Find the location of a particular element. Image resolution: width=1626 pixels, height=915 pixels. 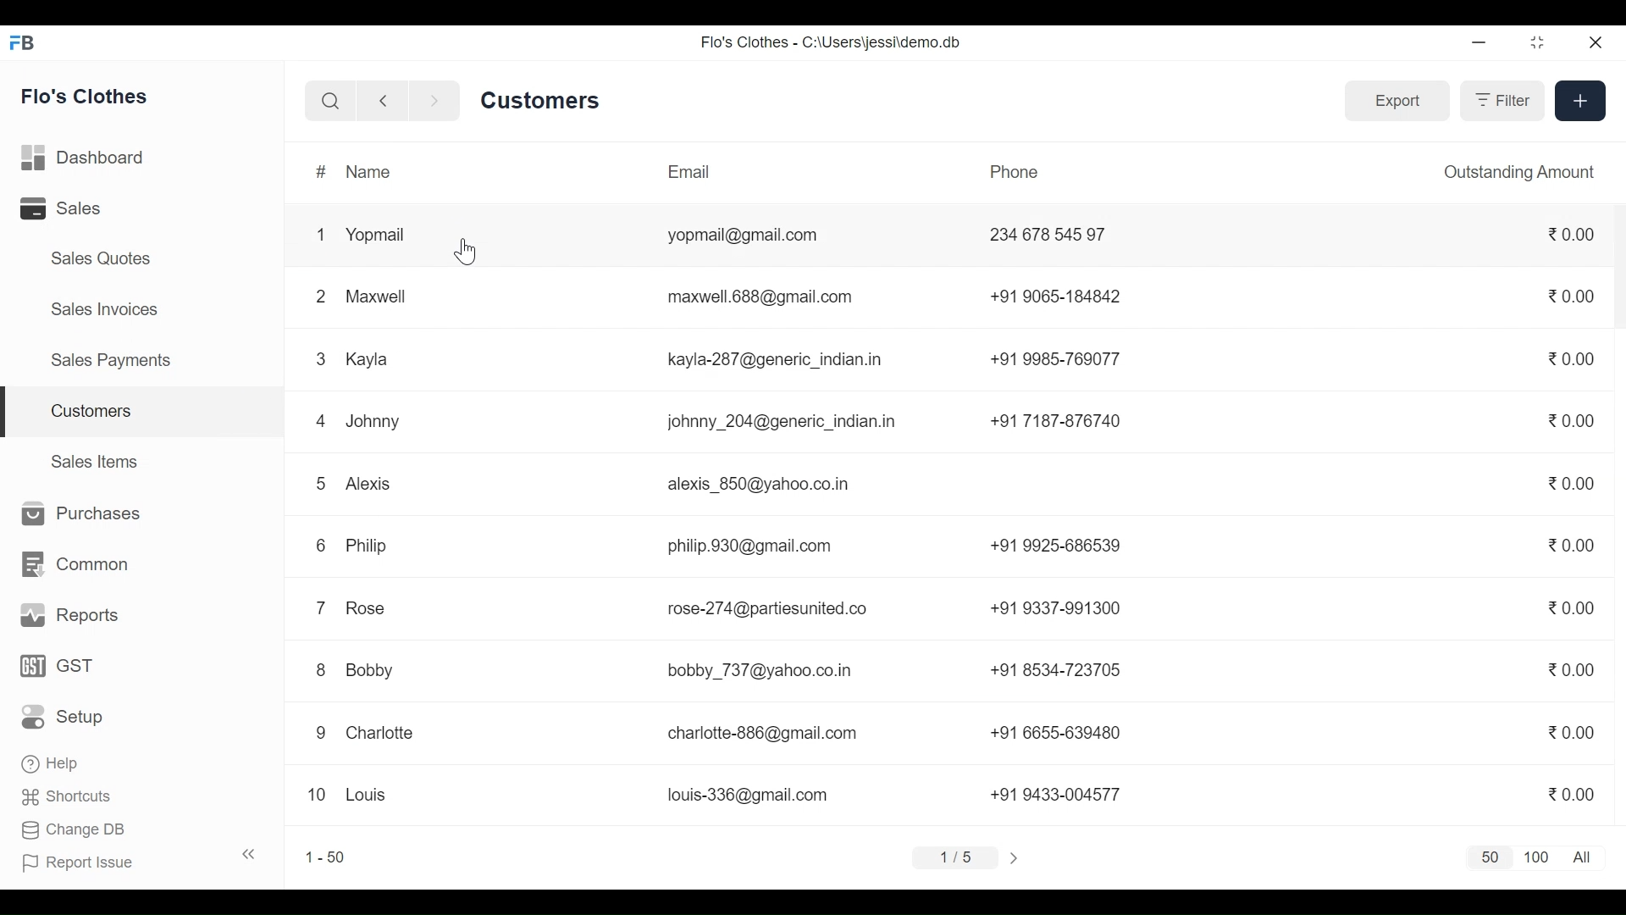

louis-336@gmail.com is located at coordinates (749, 796).